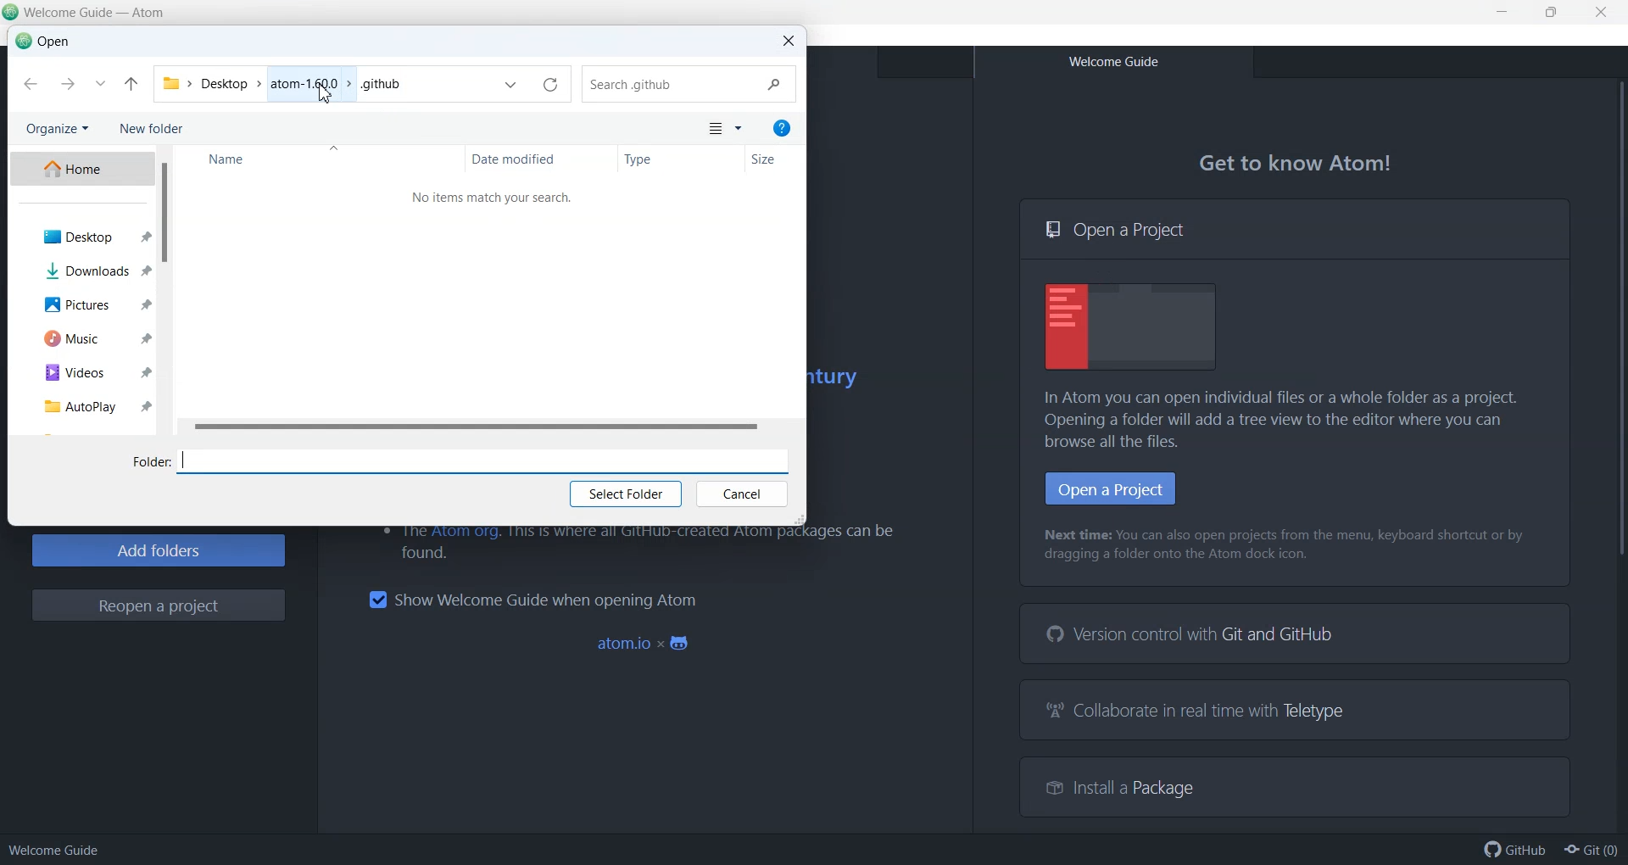  Describe the element at coordinates (782, 127) in the screenshot. I see `Get Help` at that location.